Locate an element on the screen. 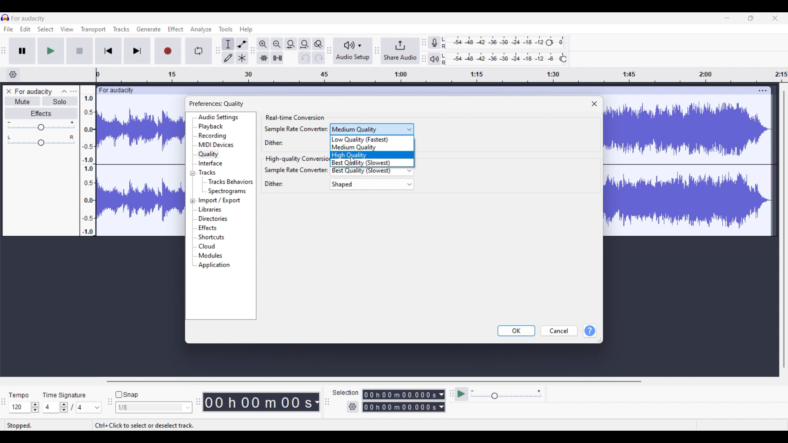  Settings is located at coordinates (353, 406).